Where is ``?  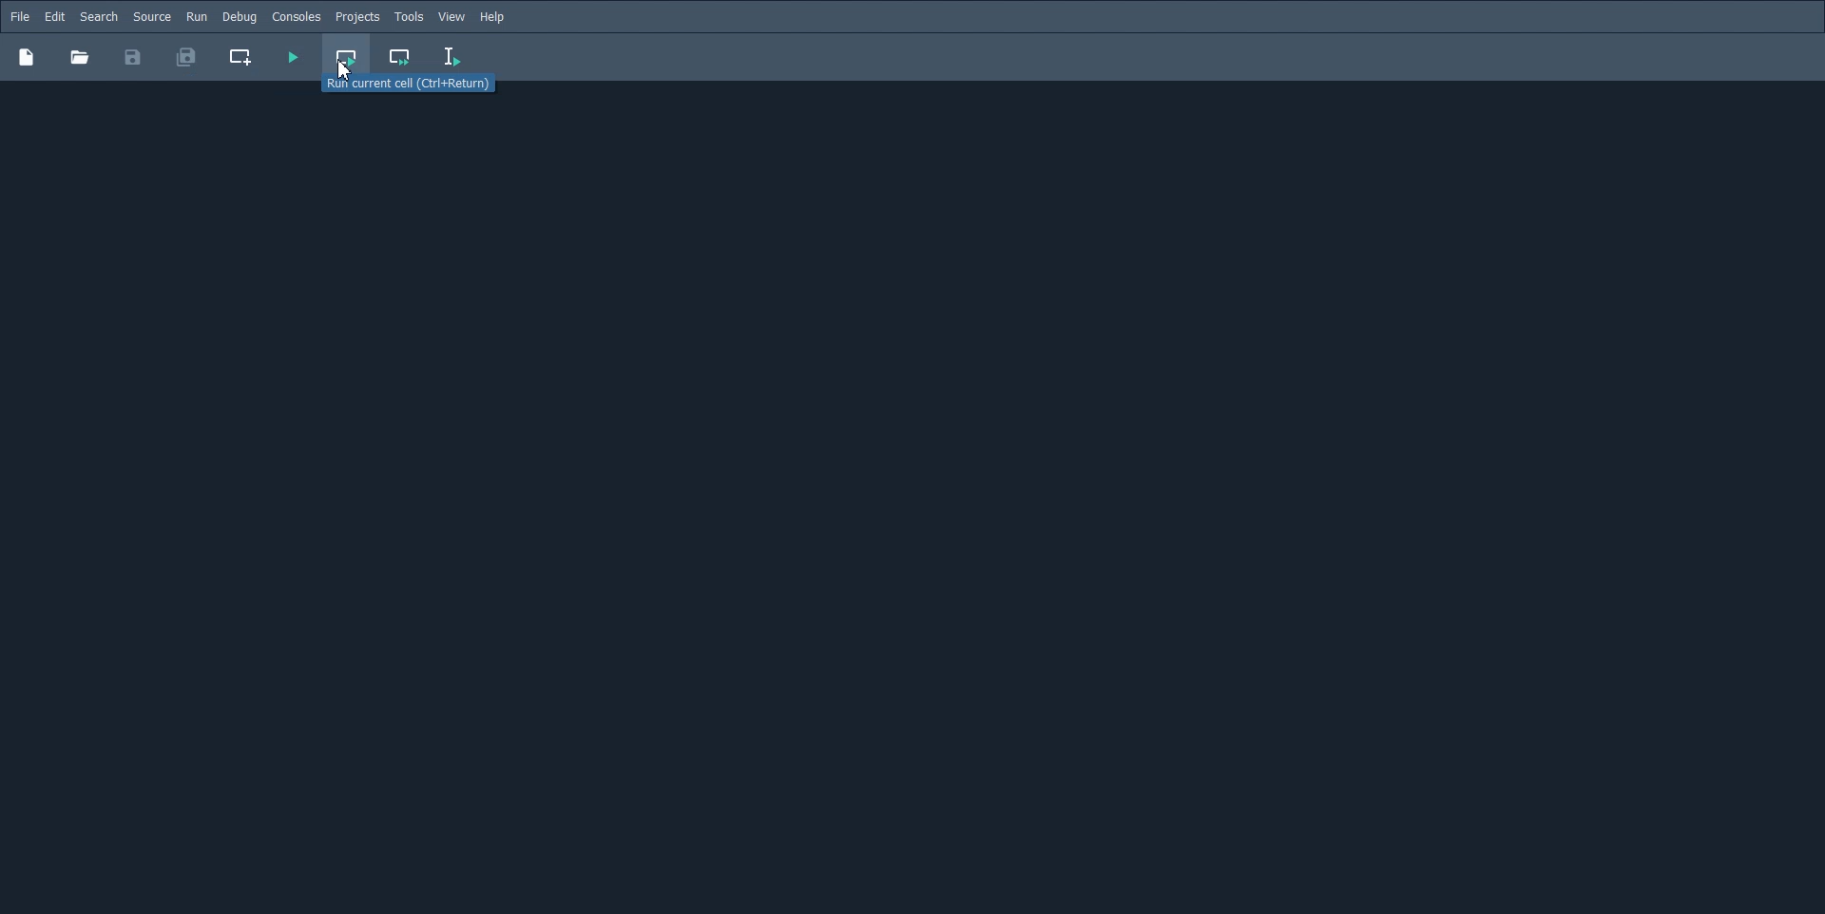
 is located at coordinates (79, 57).